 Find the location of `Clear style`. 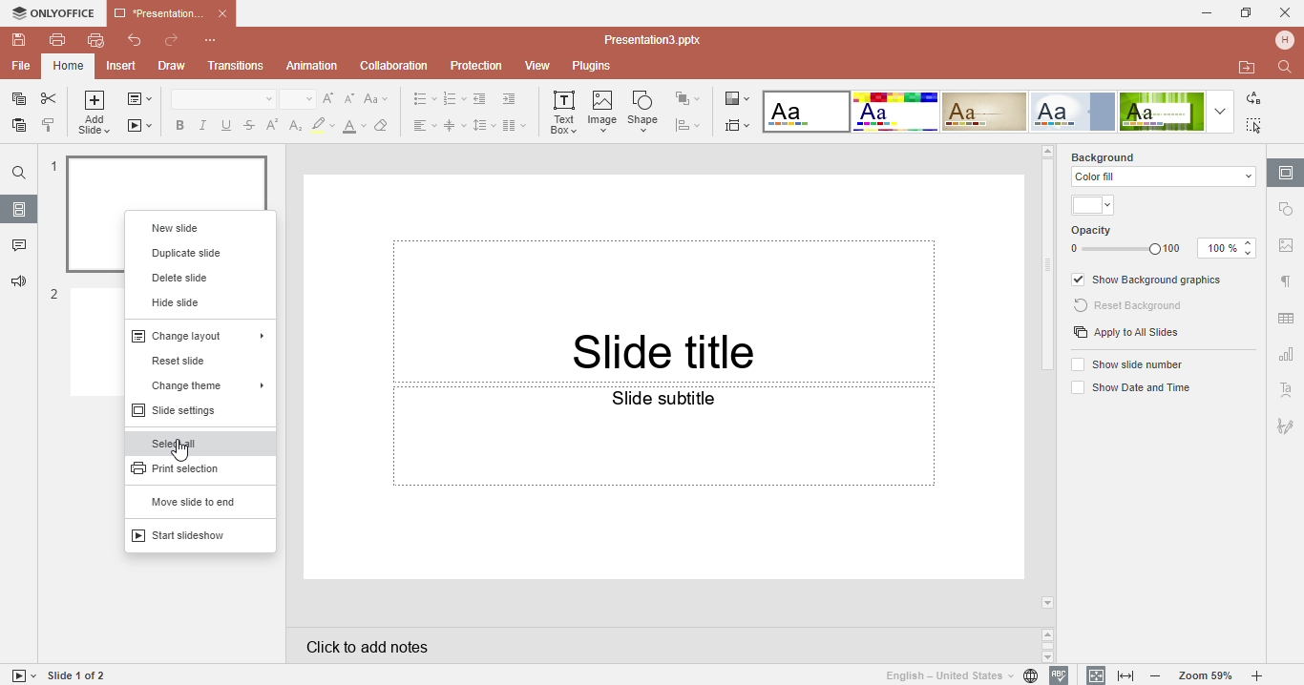

Clear style is located at coordinates (385, 124).